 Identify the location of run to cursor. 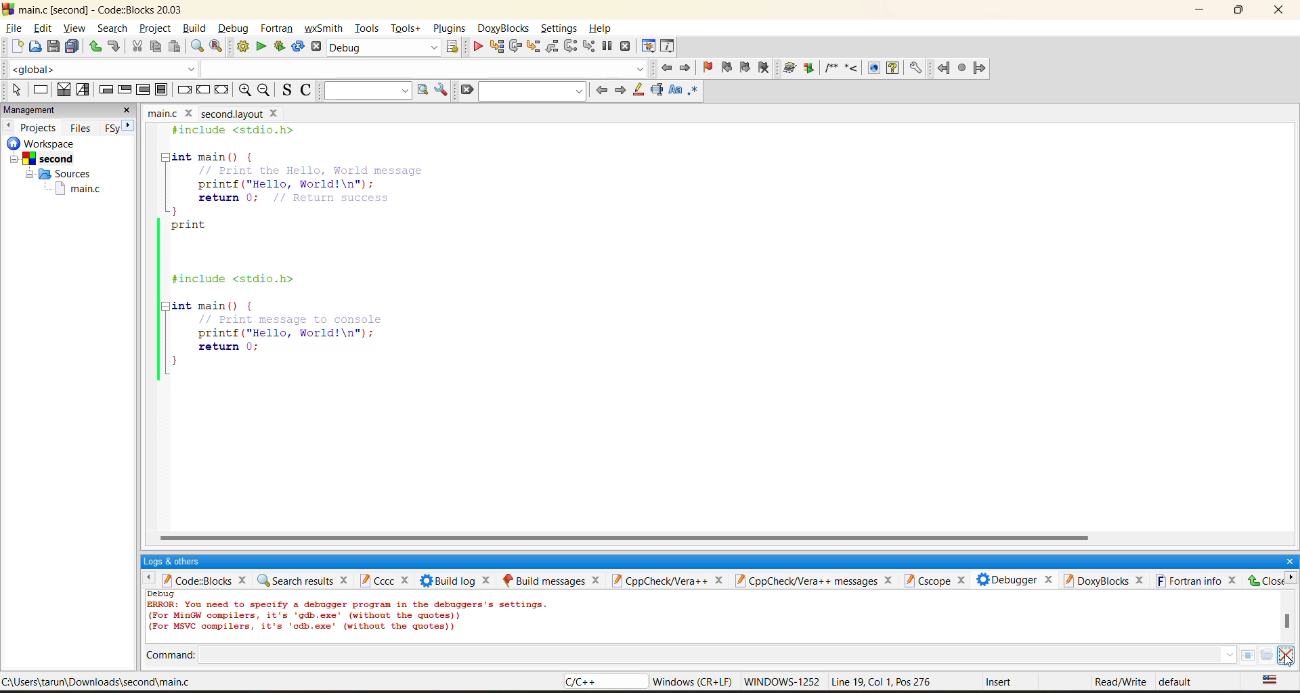
(495, 47).